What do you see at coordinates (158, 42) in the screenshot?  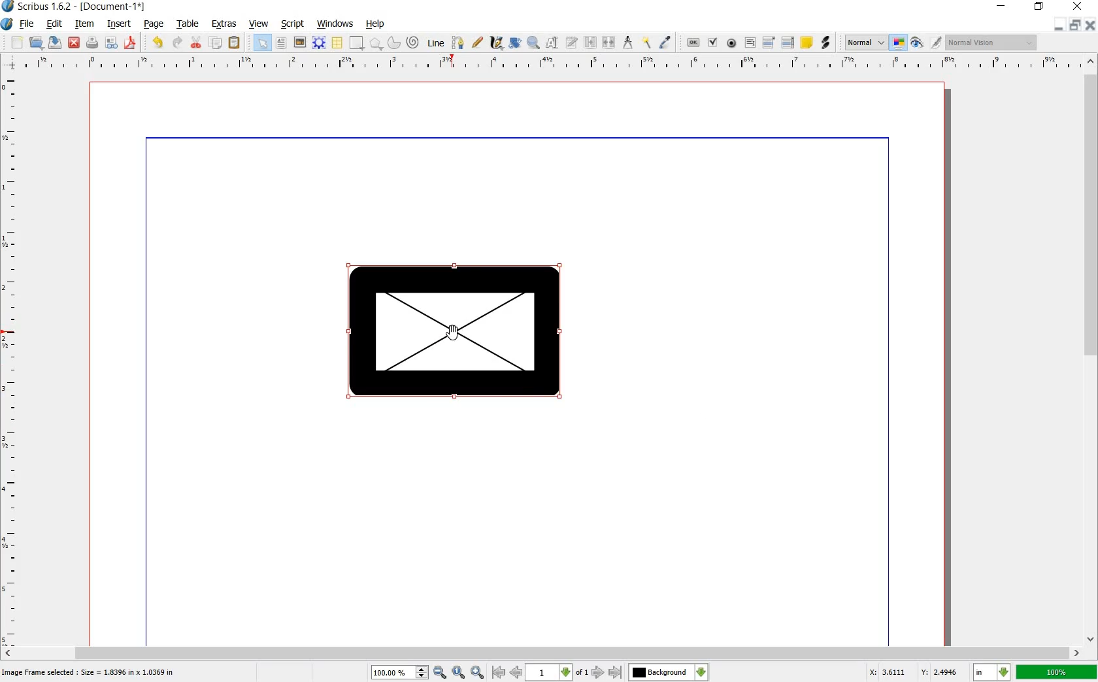 I see `undo` at bounding box center [158, 42].